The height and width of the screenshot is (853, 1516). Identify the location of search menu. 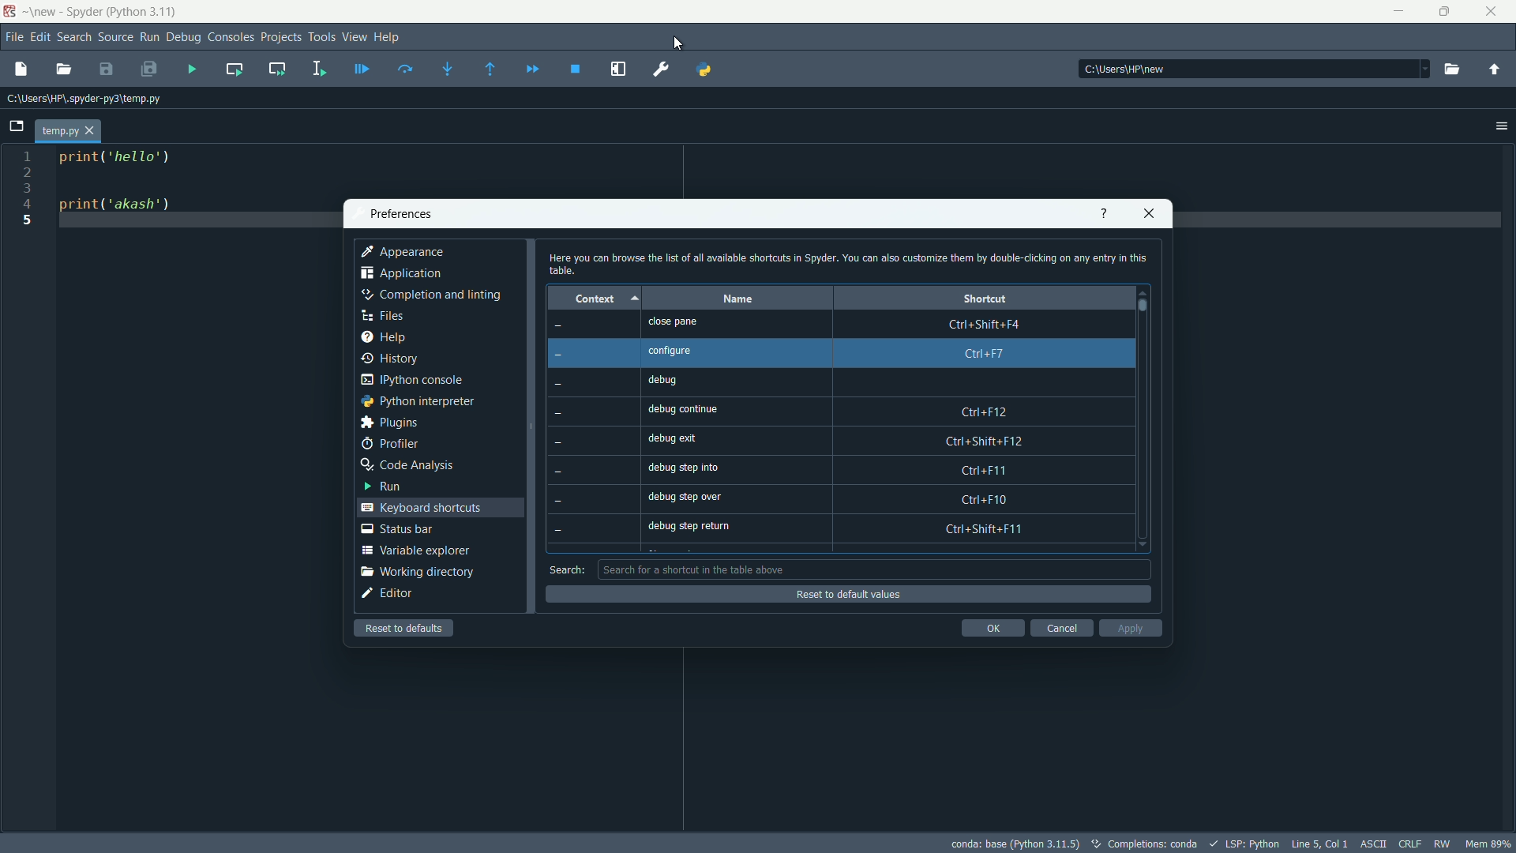
(75, 37).